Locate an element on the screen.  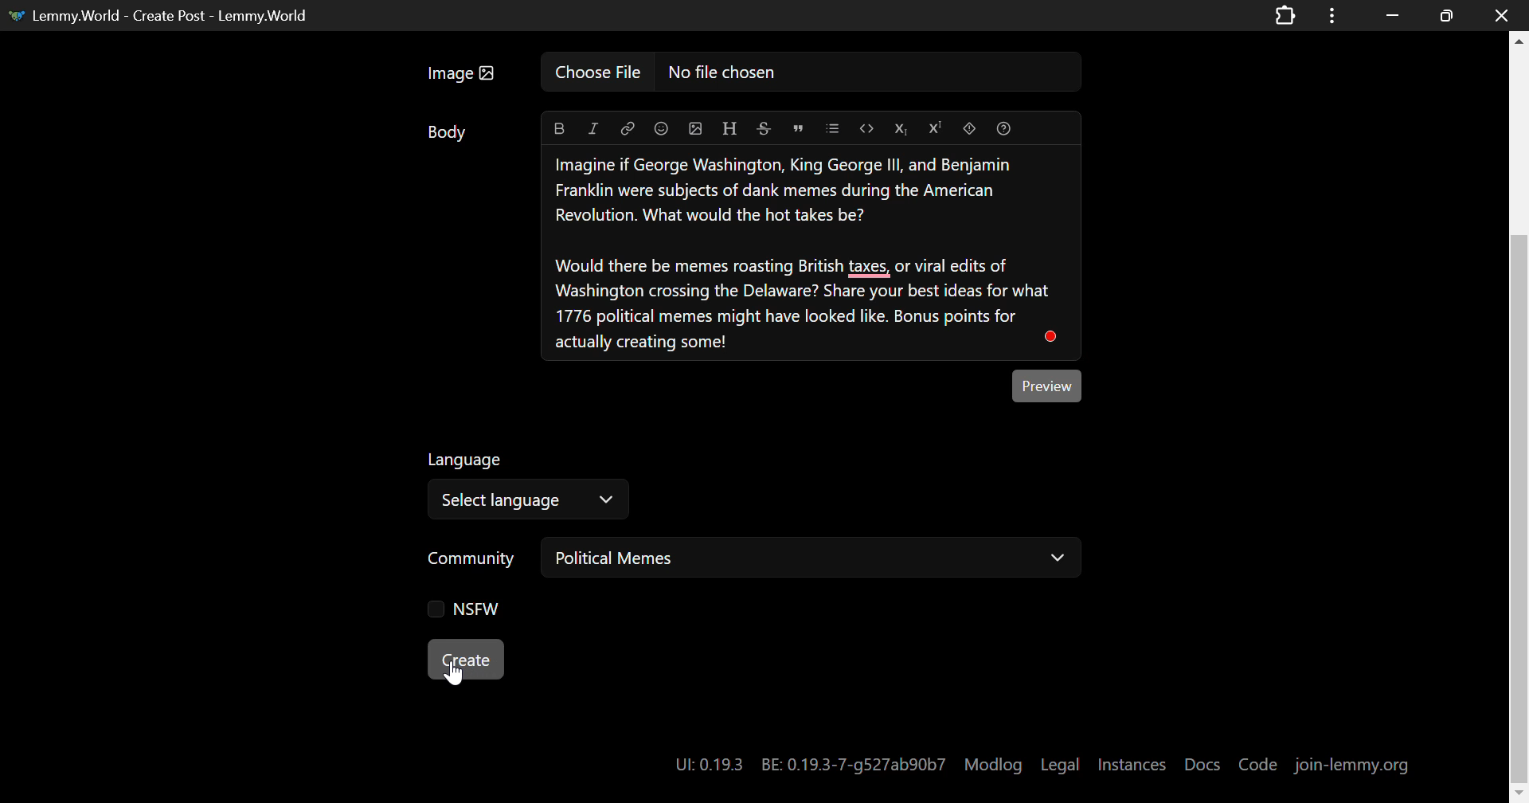
Docs is located at coordinates (1203, 765).